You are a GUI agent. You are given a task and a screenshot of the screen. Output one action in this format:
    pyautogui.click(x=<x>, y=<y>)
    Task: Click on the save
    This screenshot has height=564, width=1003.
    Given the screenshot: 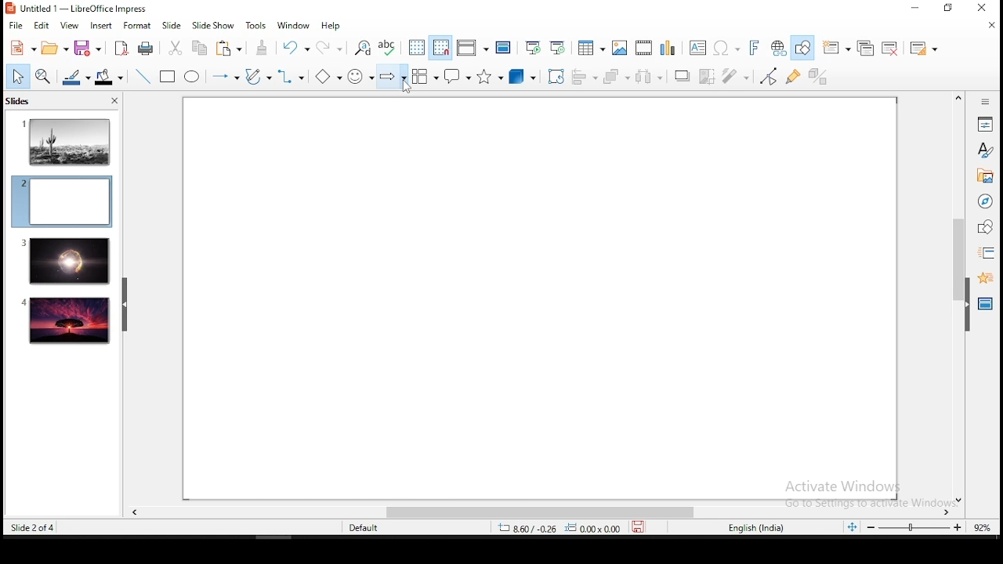 What is the action you would take?
    pyautogui.click(x=641, y=527)
    